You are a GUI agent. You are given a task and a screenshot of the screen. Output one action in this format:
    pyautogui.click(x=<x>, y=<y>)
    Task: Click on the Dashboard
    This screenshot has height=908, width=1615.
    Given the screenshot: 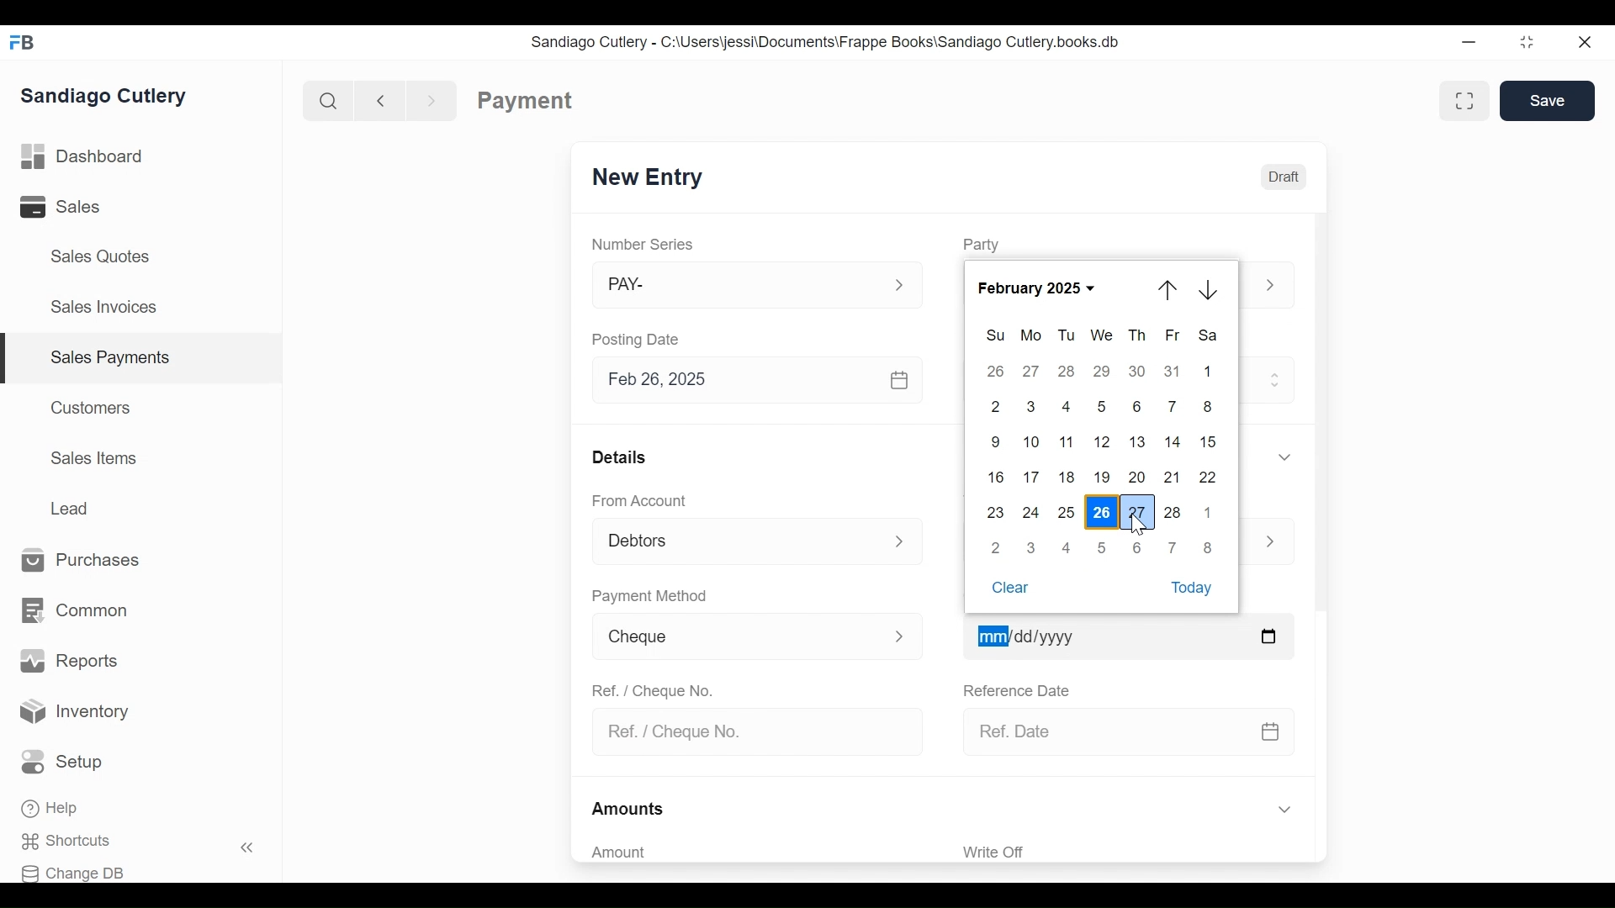 What is the action you would take?
    pyautogui.click(x=82, y=157)
    